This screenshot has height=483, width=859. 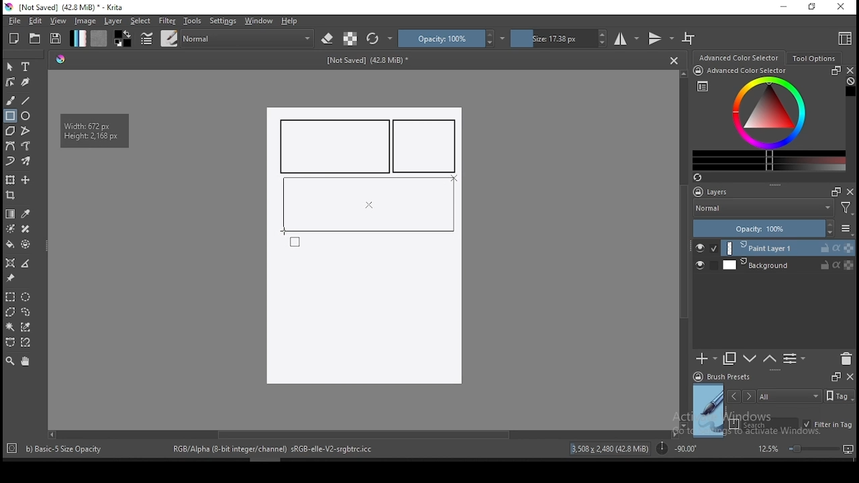 What do you see at coordinates (789, 248) in the screenshot?
I see `layer` at bounding box center [789, 248].